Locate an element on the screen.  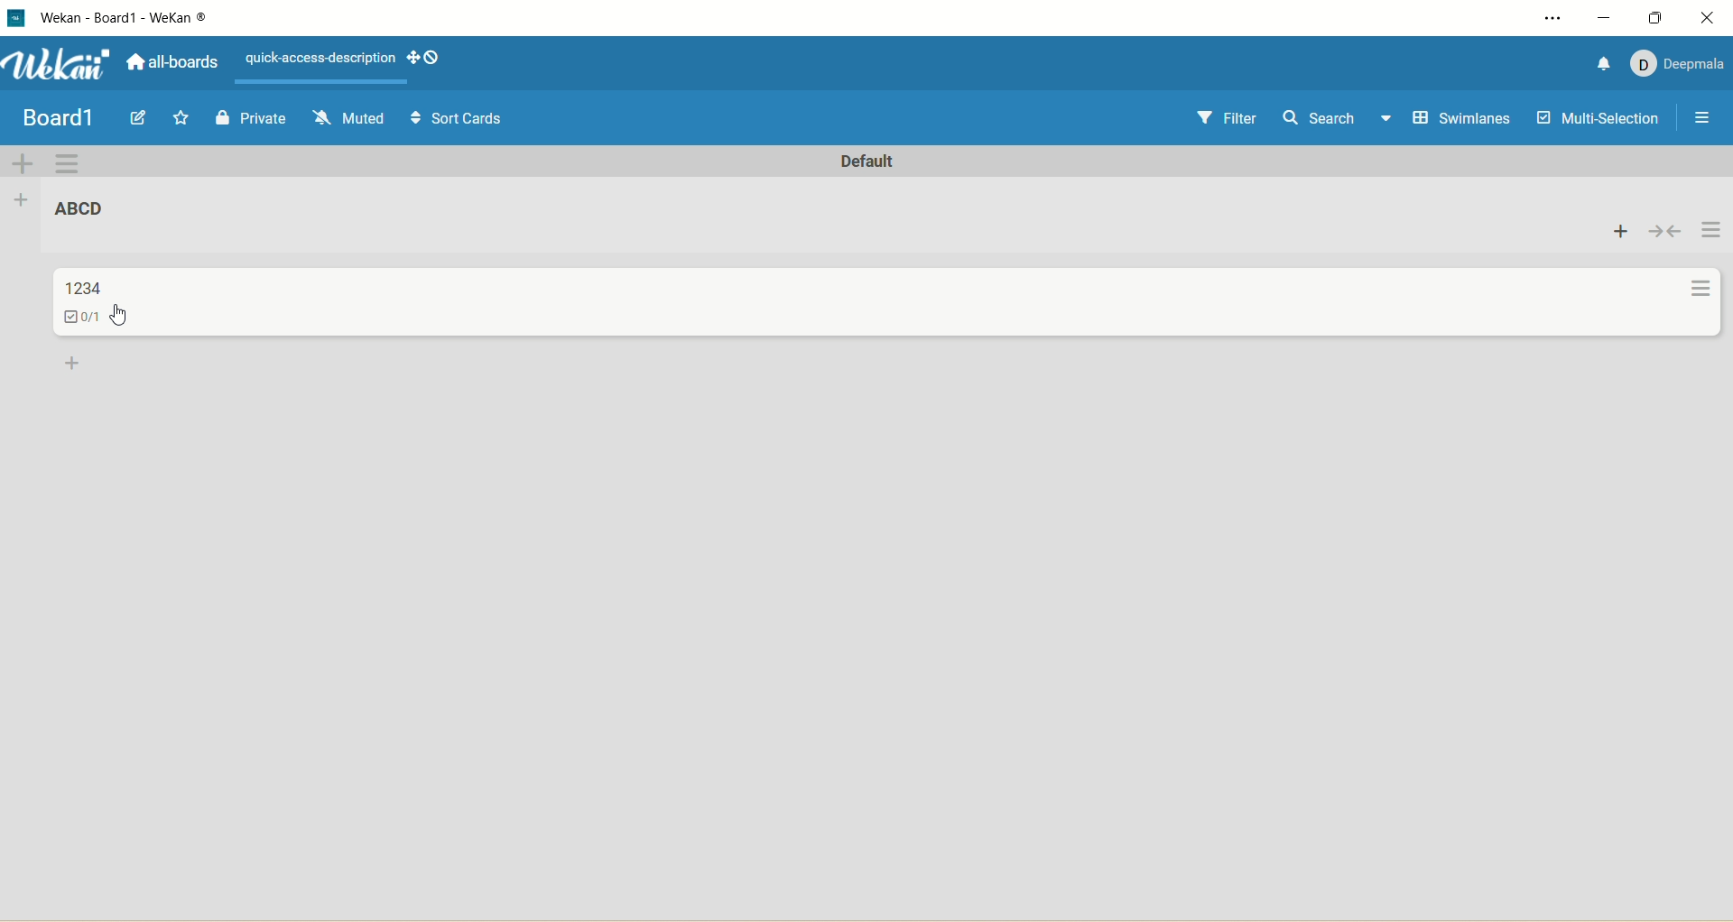
private is located at coordinates (252, 117).